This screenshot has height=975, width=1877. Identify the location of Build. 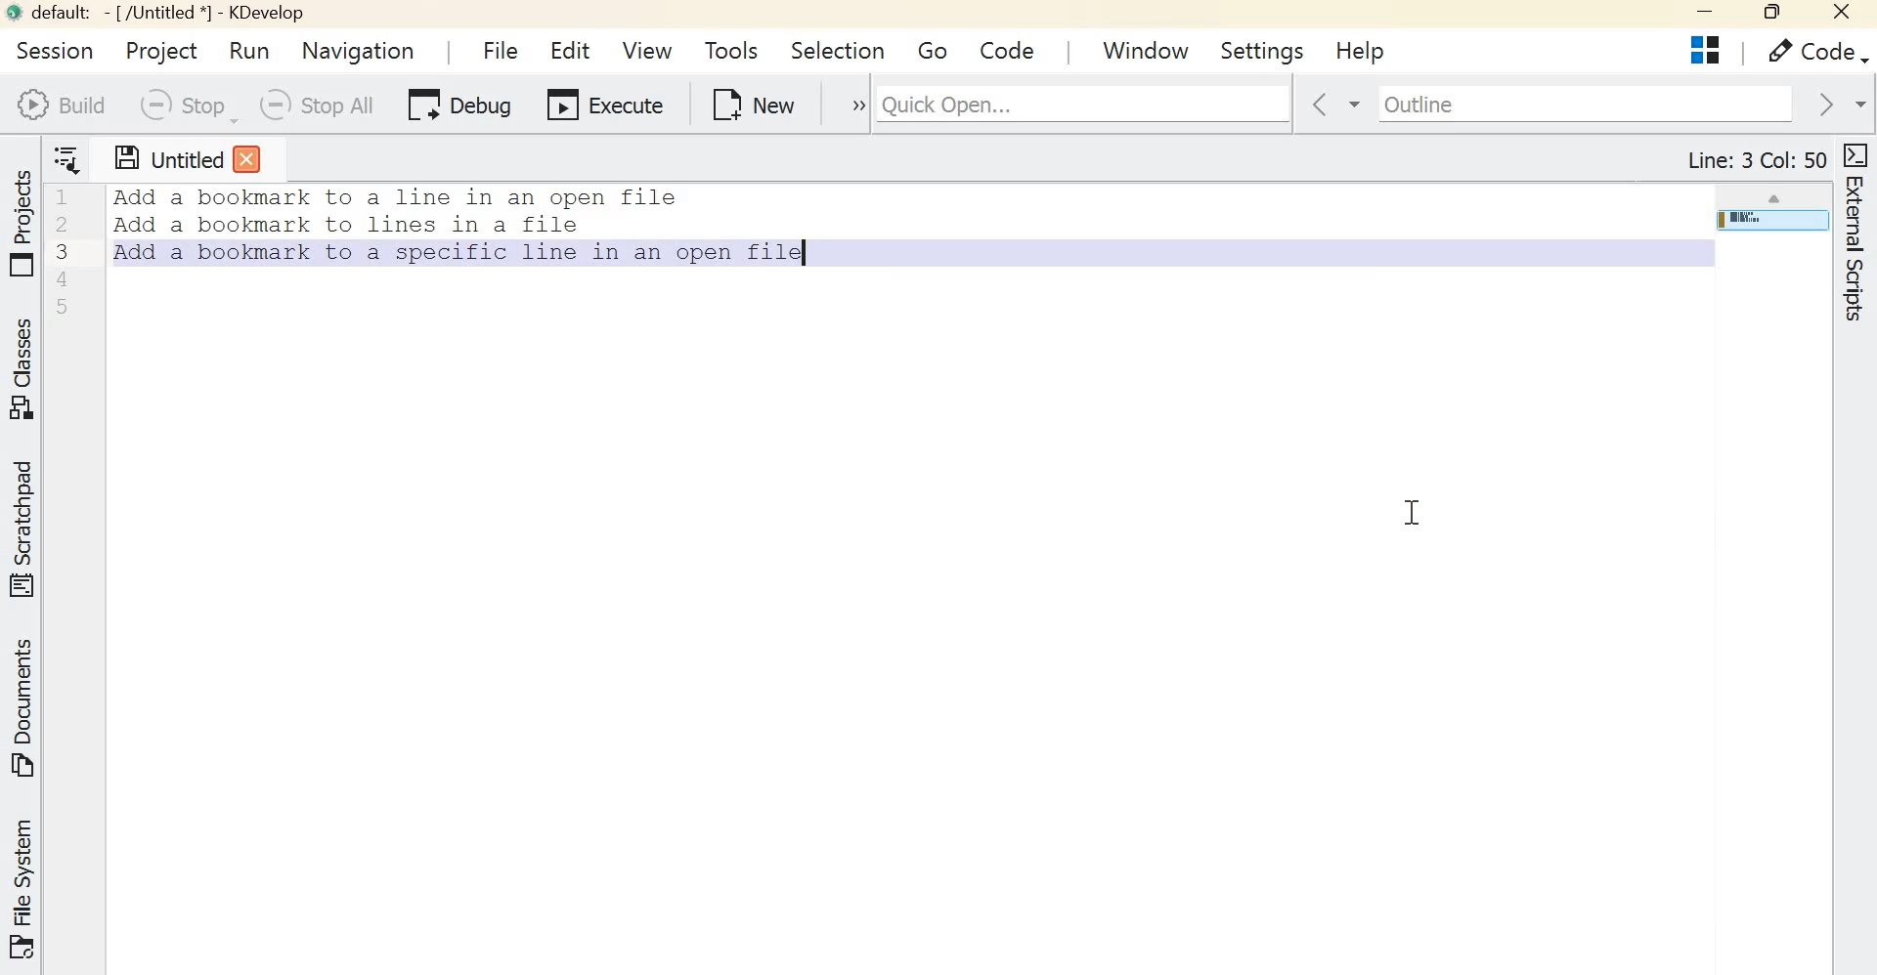
(60, 105).